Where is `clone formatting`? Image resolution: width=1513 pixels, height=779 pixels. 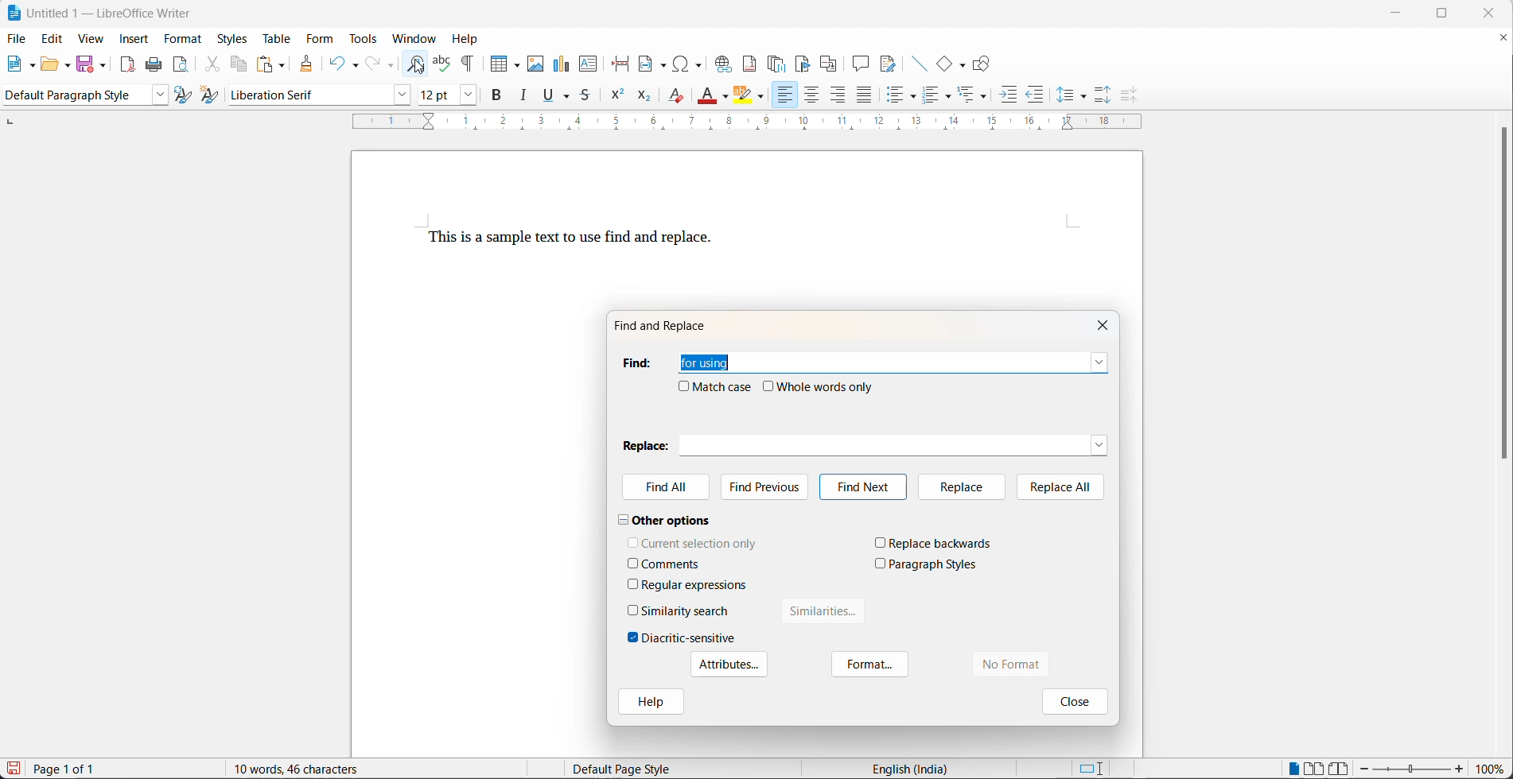
clone formatting is located at coordinates (309, 64).